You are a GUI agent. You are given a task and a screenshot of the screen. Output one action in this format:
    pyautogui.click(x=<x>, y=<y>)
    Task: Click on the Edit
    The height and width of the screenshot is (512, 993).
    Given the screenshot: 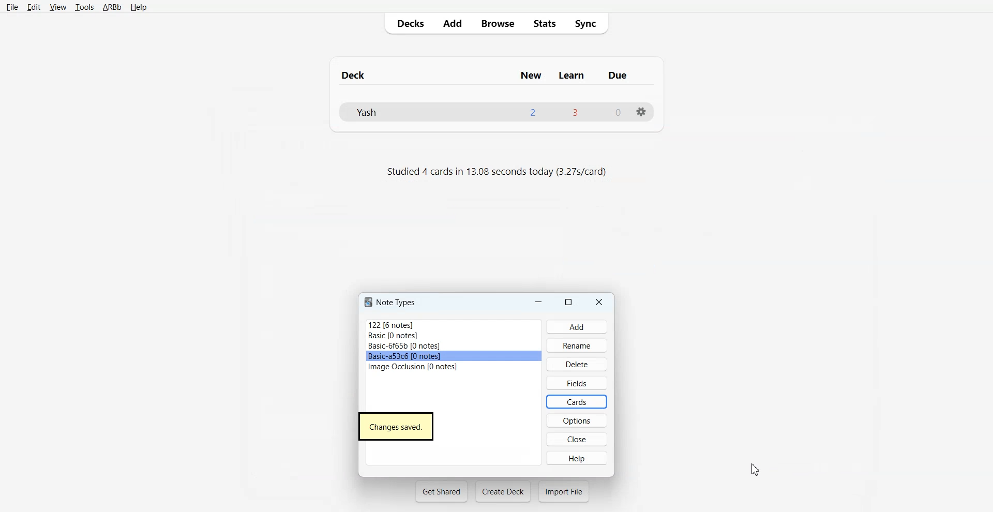 What is the action you would take?
    pyautogui.click(x=34, y=7)
    